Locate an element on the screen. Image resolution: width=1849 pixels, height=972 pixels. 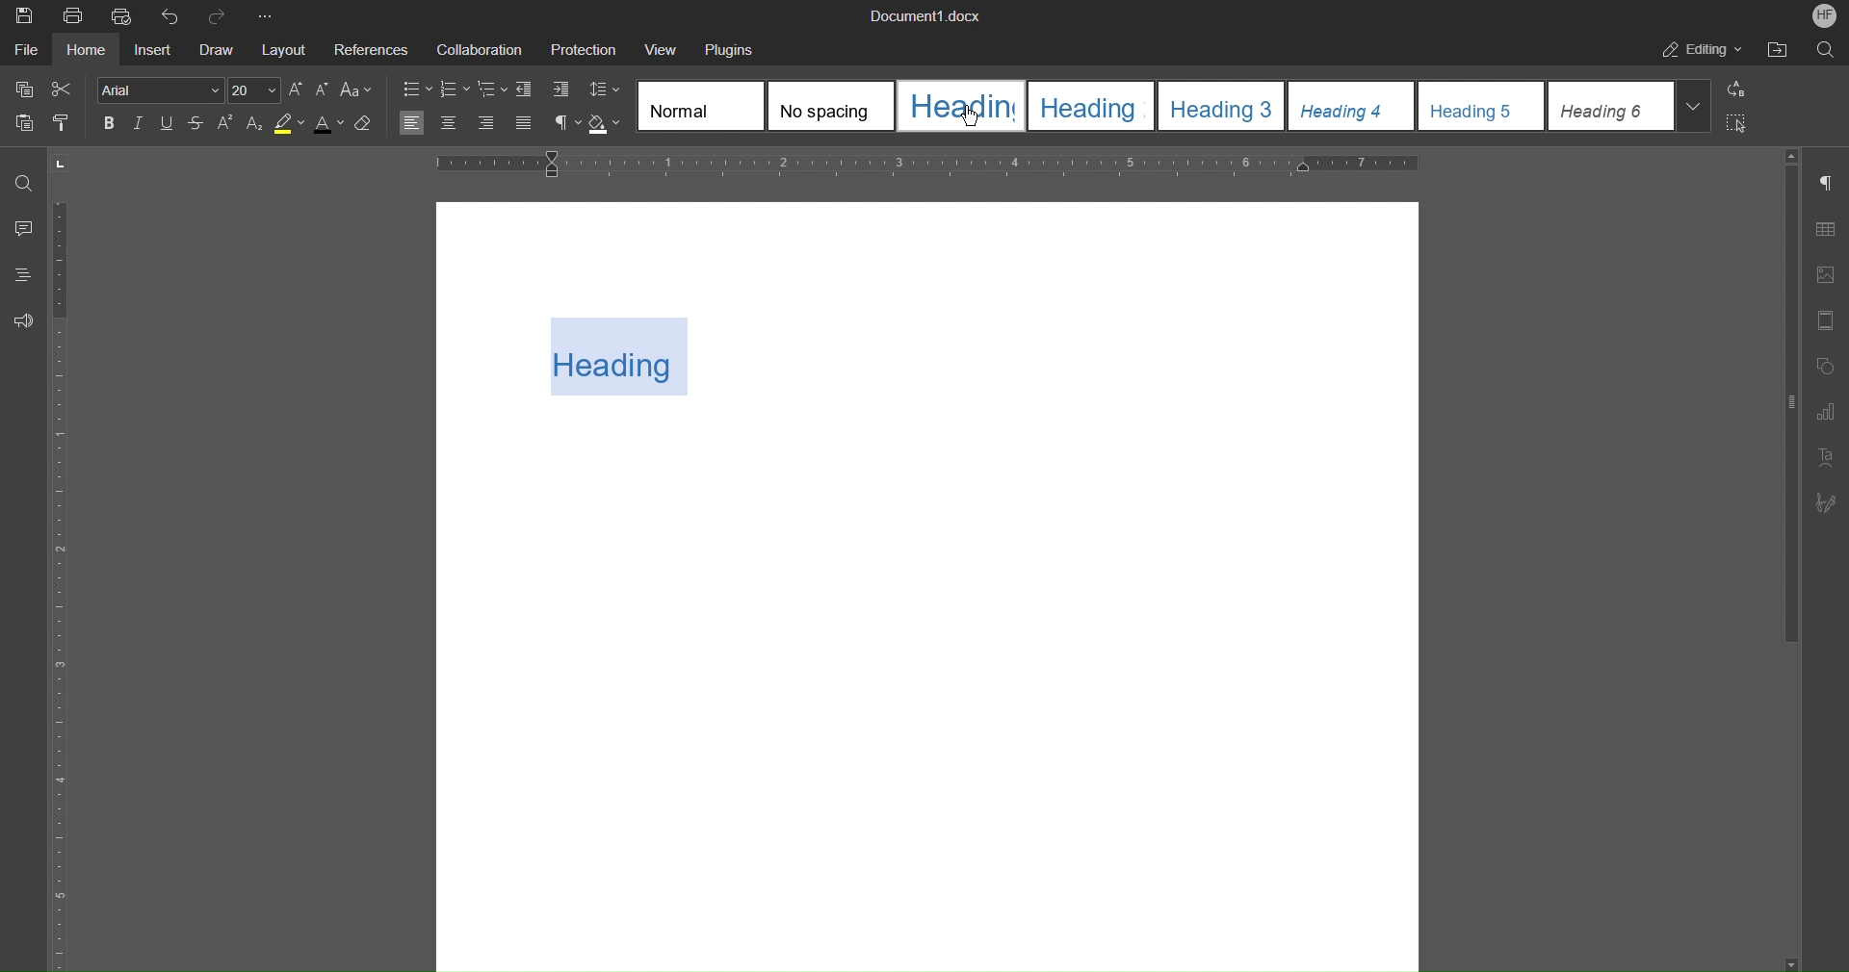
New is located at coordinates (22, 16).